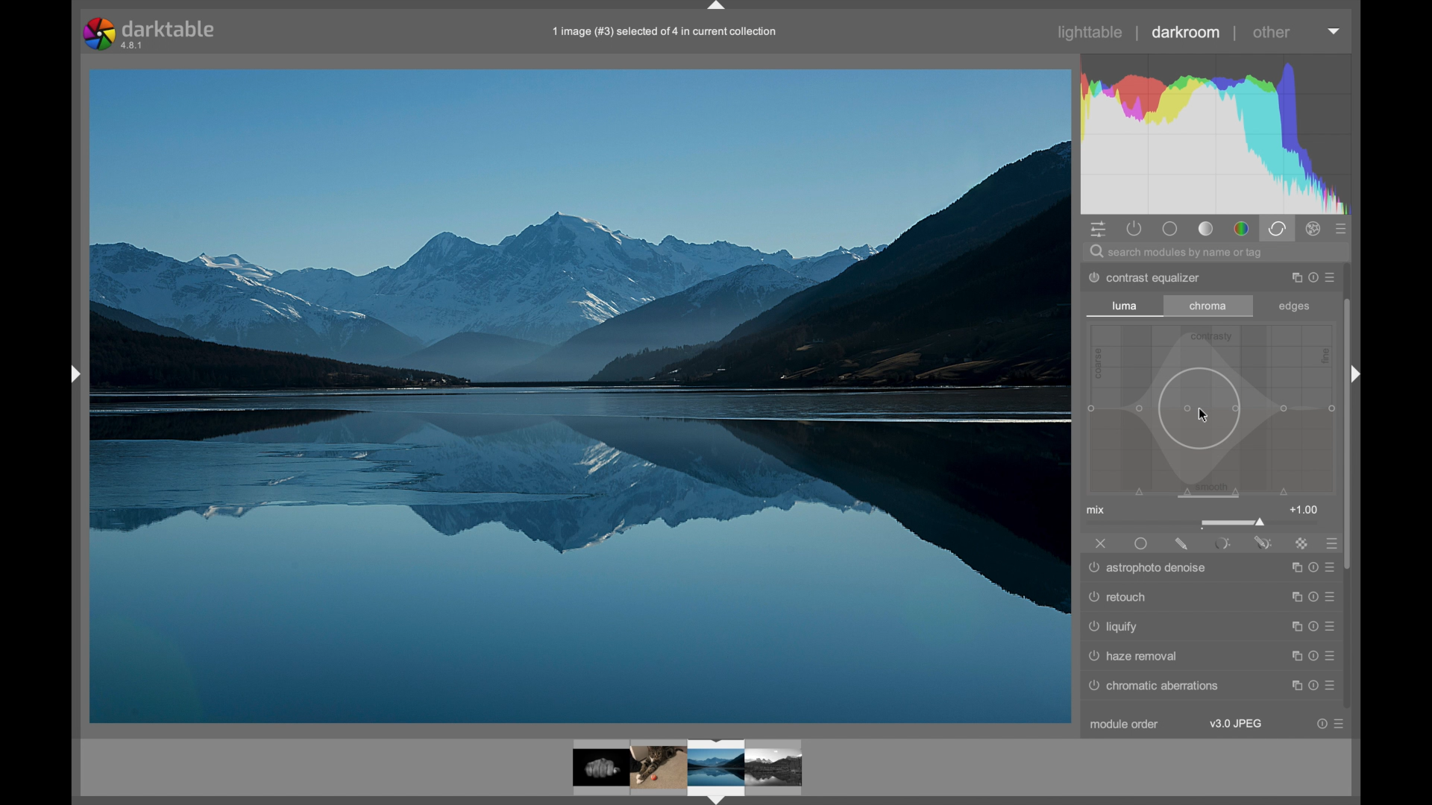 The width and height of the screenshot is (1432, 805). I want to click on drawnmask, so click(1181, 543).